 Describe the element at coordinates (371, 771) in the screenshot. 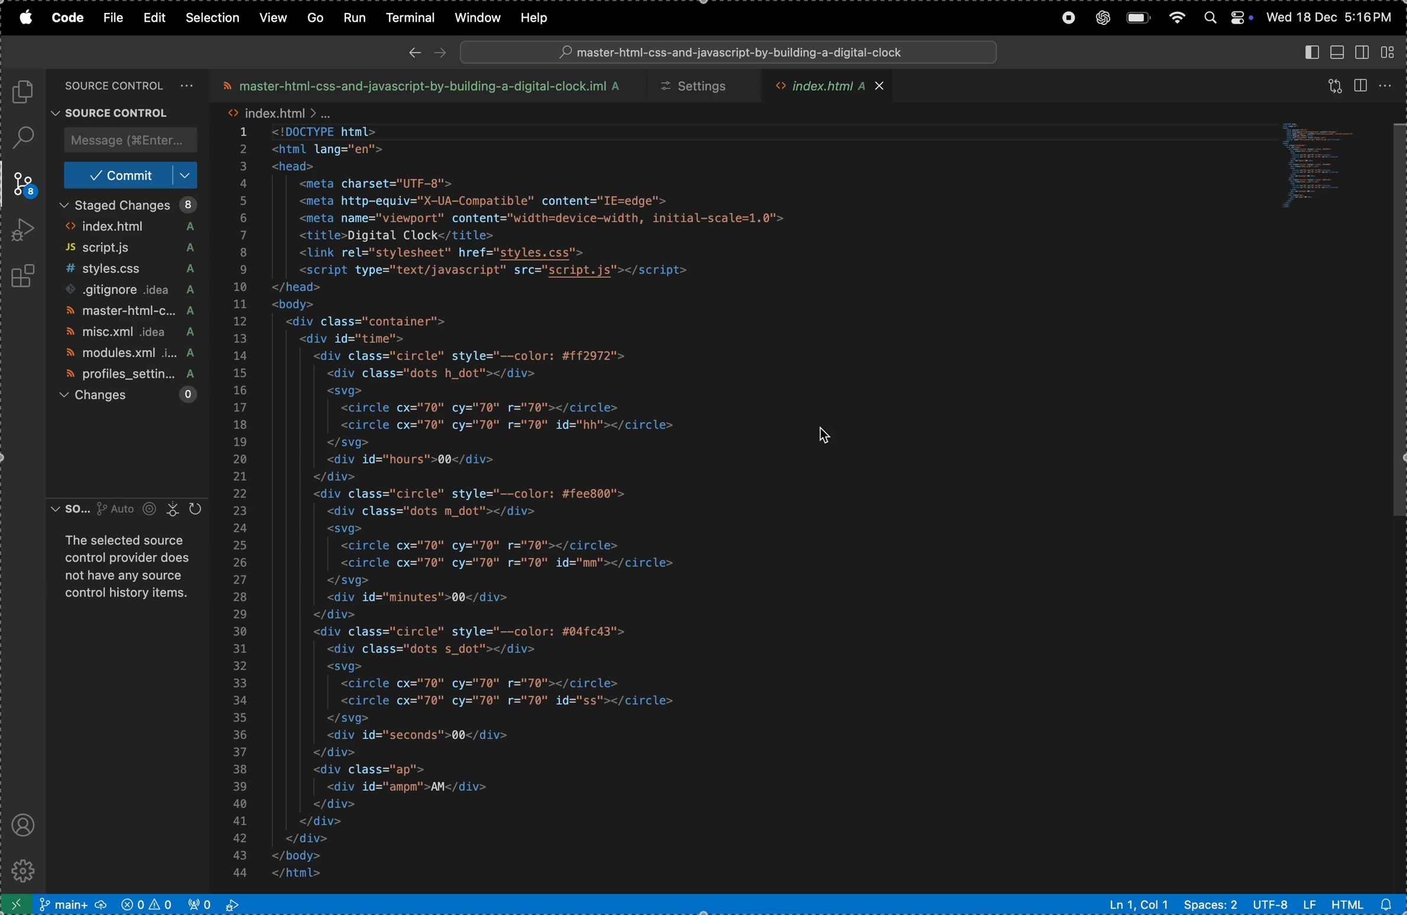

I see `<div class="ap">` at that location.